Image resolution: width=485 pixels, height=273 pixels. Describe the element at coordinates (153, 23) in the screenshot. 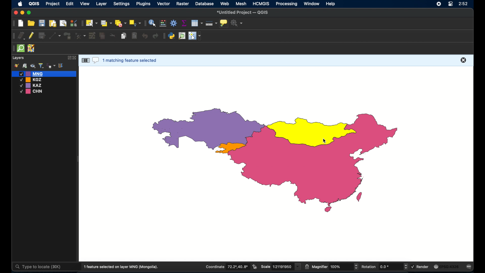

I see `identify feature` at that location.